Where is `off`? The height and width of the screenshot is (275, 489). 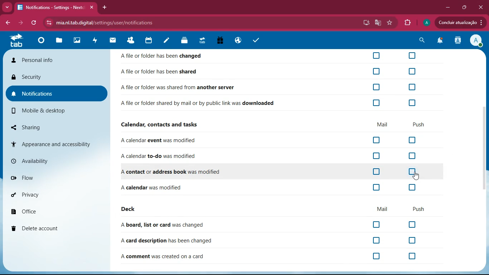
off is located at coordinates (413, 240).